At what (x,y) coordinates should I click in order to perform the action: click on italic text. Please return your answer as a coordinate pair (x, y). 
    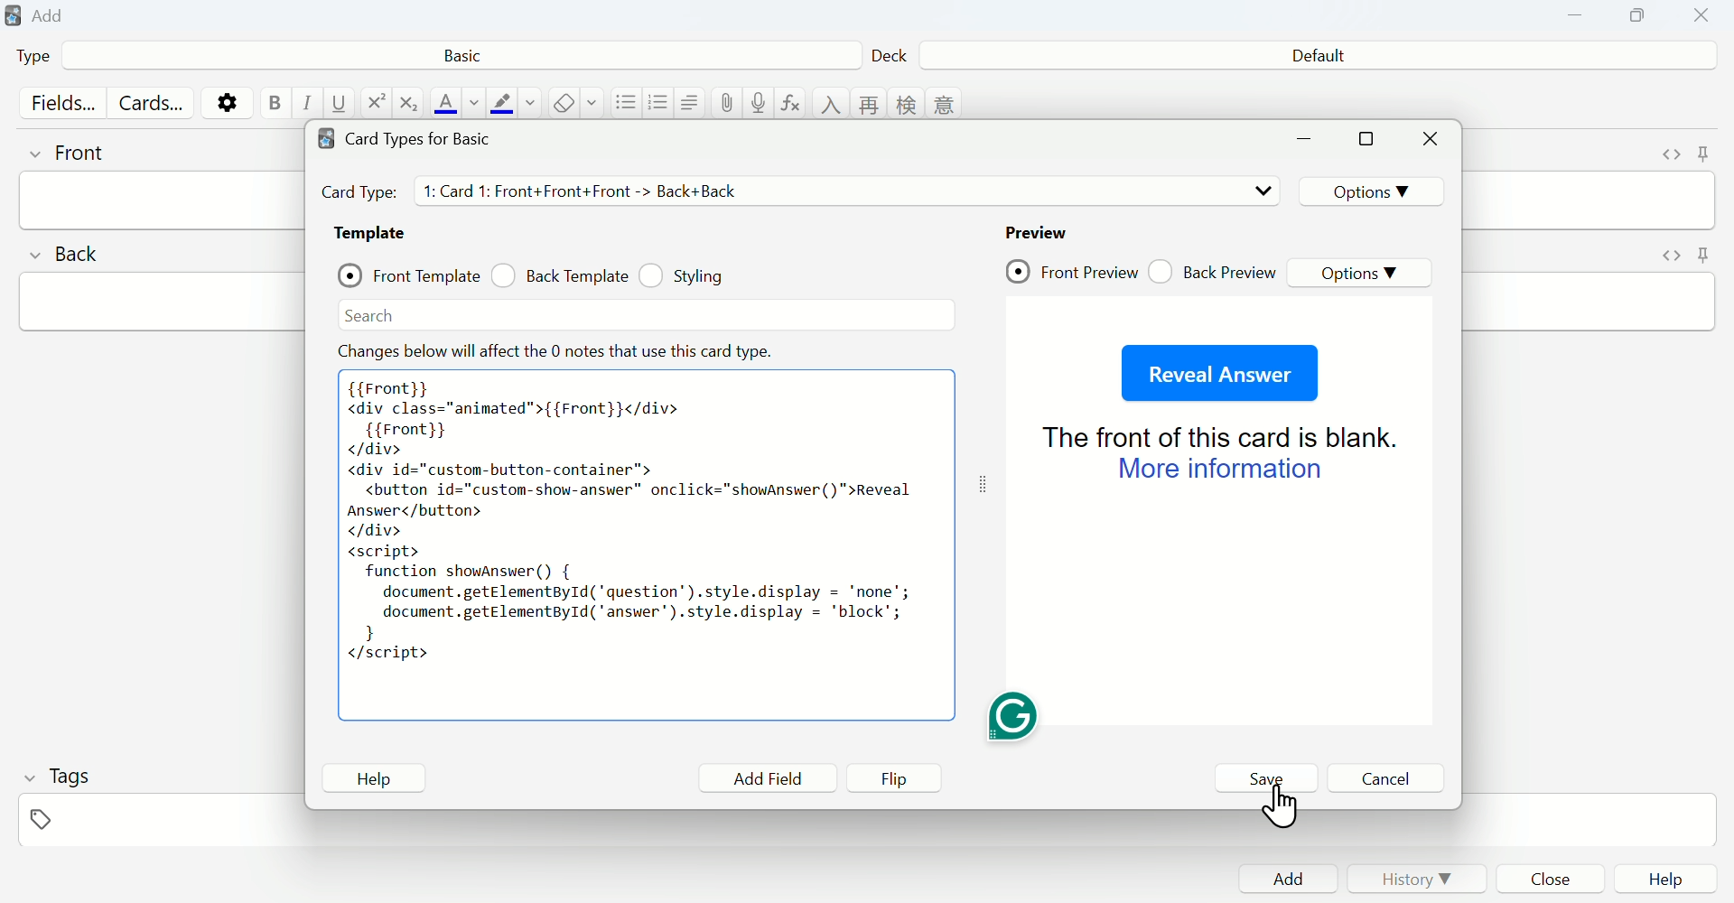
    Looking at the image, I should click on (307, 103).